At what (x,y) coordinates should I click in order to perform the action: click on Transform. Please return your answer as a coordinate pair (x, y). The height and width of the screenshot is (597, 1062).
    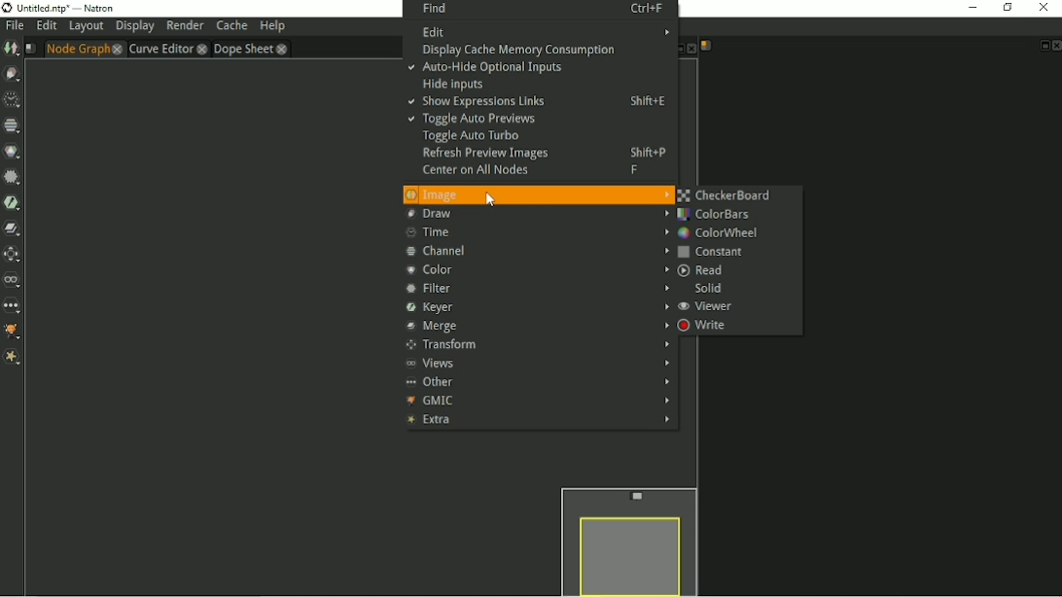
    Looking at the image, I should click on (536, 345).